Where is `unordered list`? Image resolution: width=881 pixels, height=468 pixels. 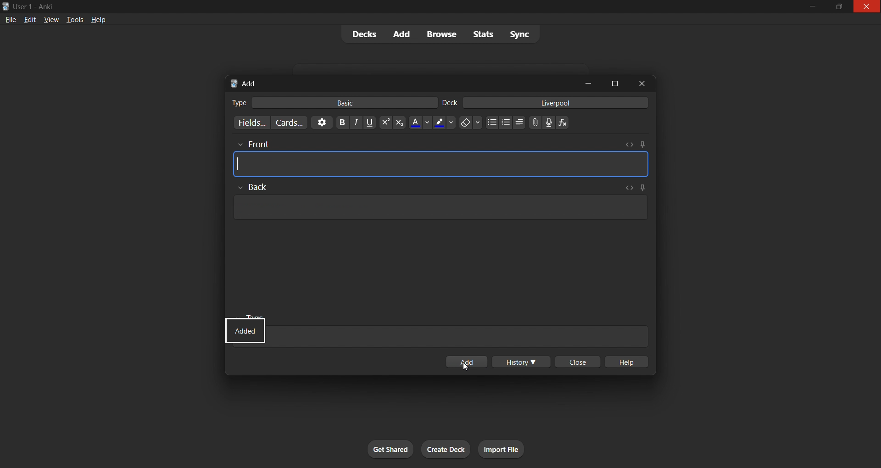 unordered list is located at coordinates (490, 122).